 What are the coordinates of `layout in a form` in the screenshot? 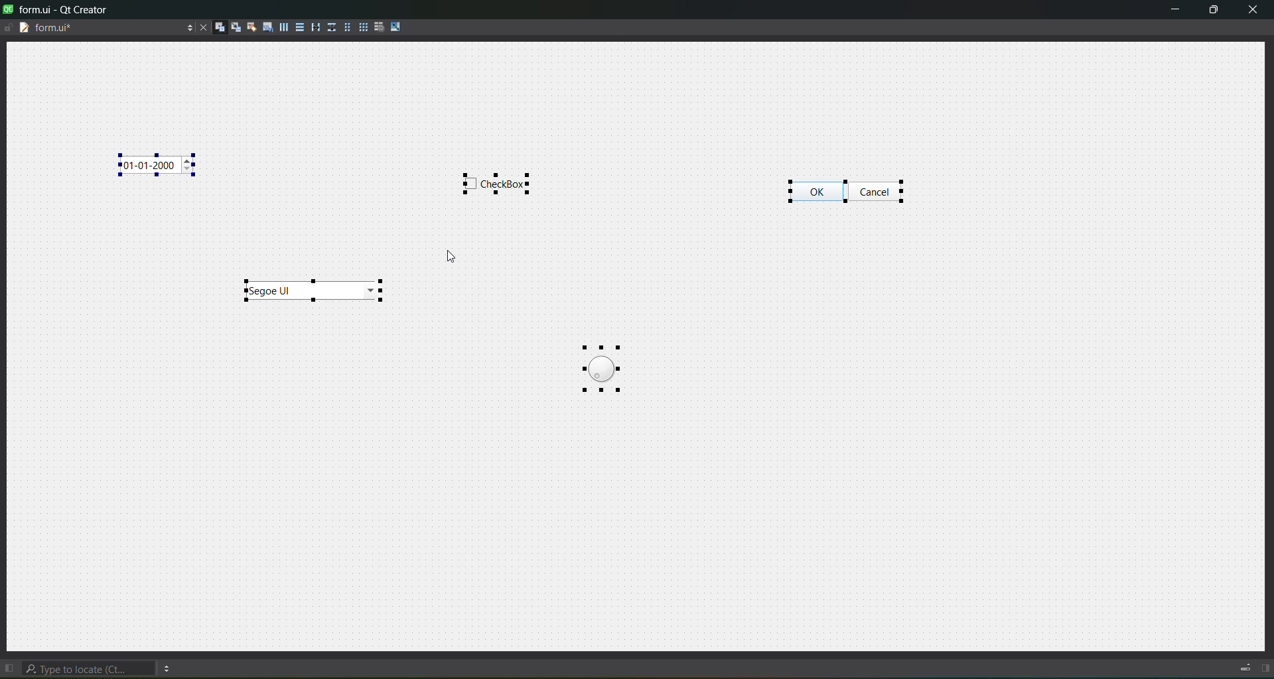 It's located at (346, 27).